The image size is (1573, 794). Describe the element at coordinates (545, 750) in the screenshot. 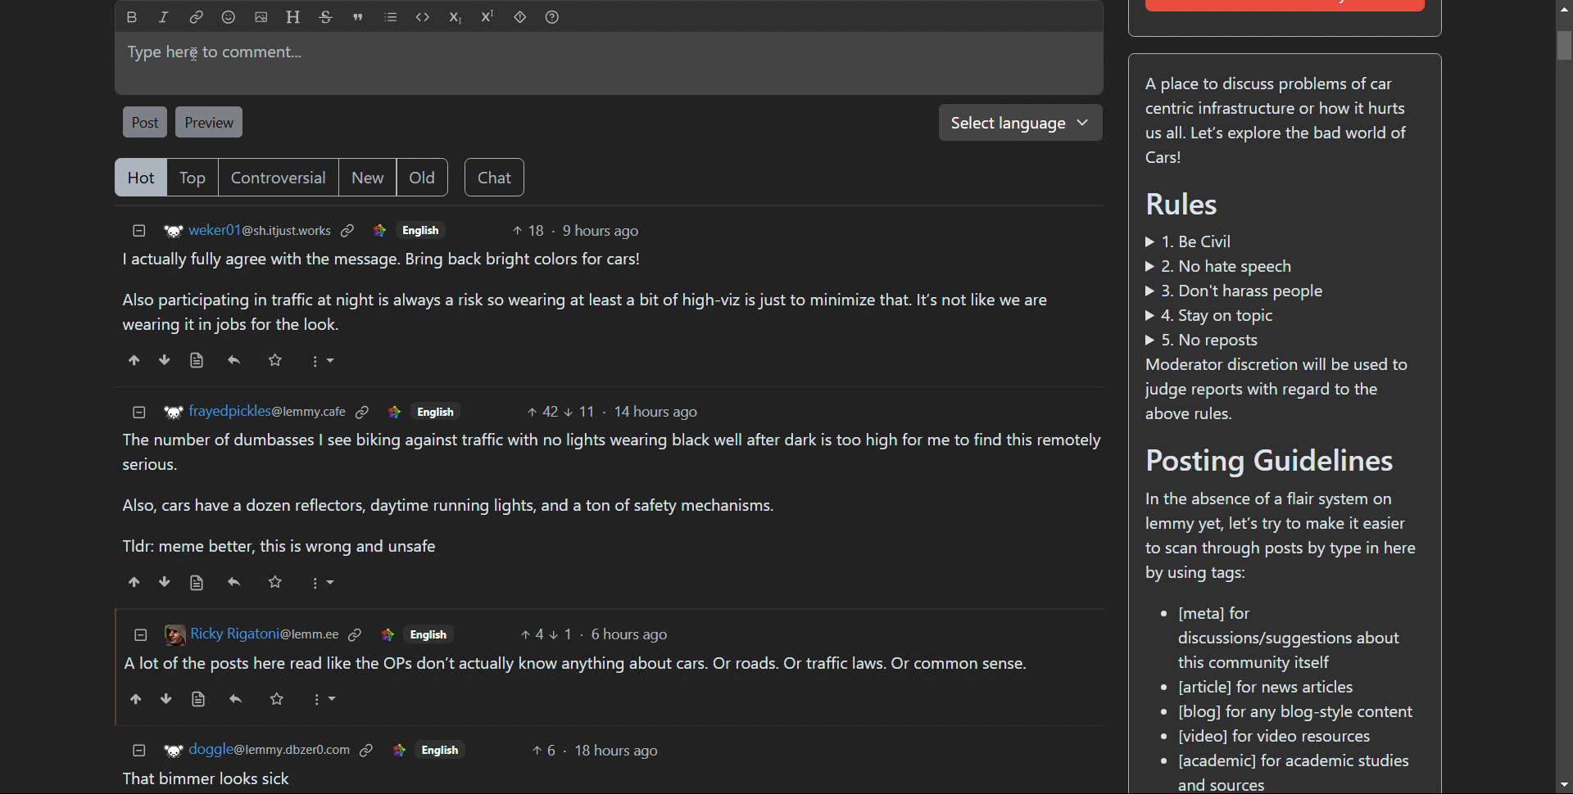

I see `upvotes 6` at that location.